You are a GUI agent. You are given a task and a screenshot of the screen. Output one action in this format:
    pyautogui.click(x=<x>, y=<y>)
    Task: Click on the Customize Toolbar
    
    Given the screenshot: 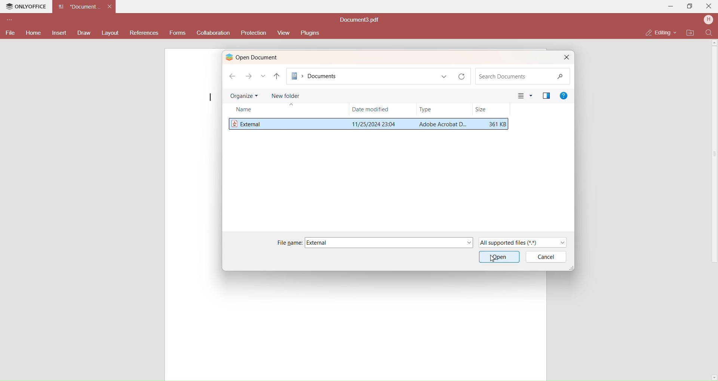 What is the action you would take?
    pyautogui.click(x=9, y=21)
    